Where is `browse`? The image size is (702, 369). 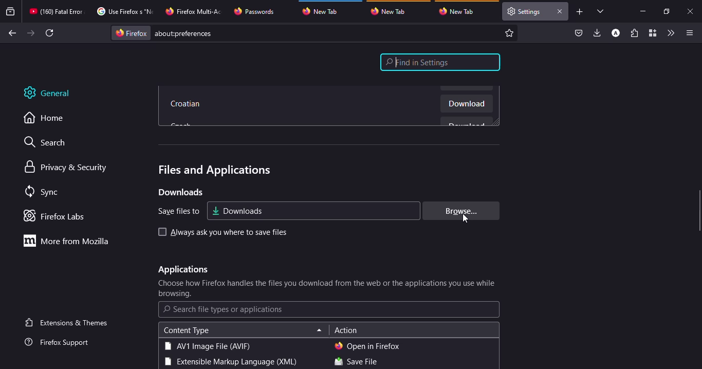
browse is located at coordinates (459, 211).